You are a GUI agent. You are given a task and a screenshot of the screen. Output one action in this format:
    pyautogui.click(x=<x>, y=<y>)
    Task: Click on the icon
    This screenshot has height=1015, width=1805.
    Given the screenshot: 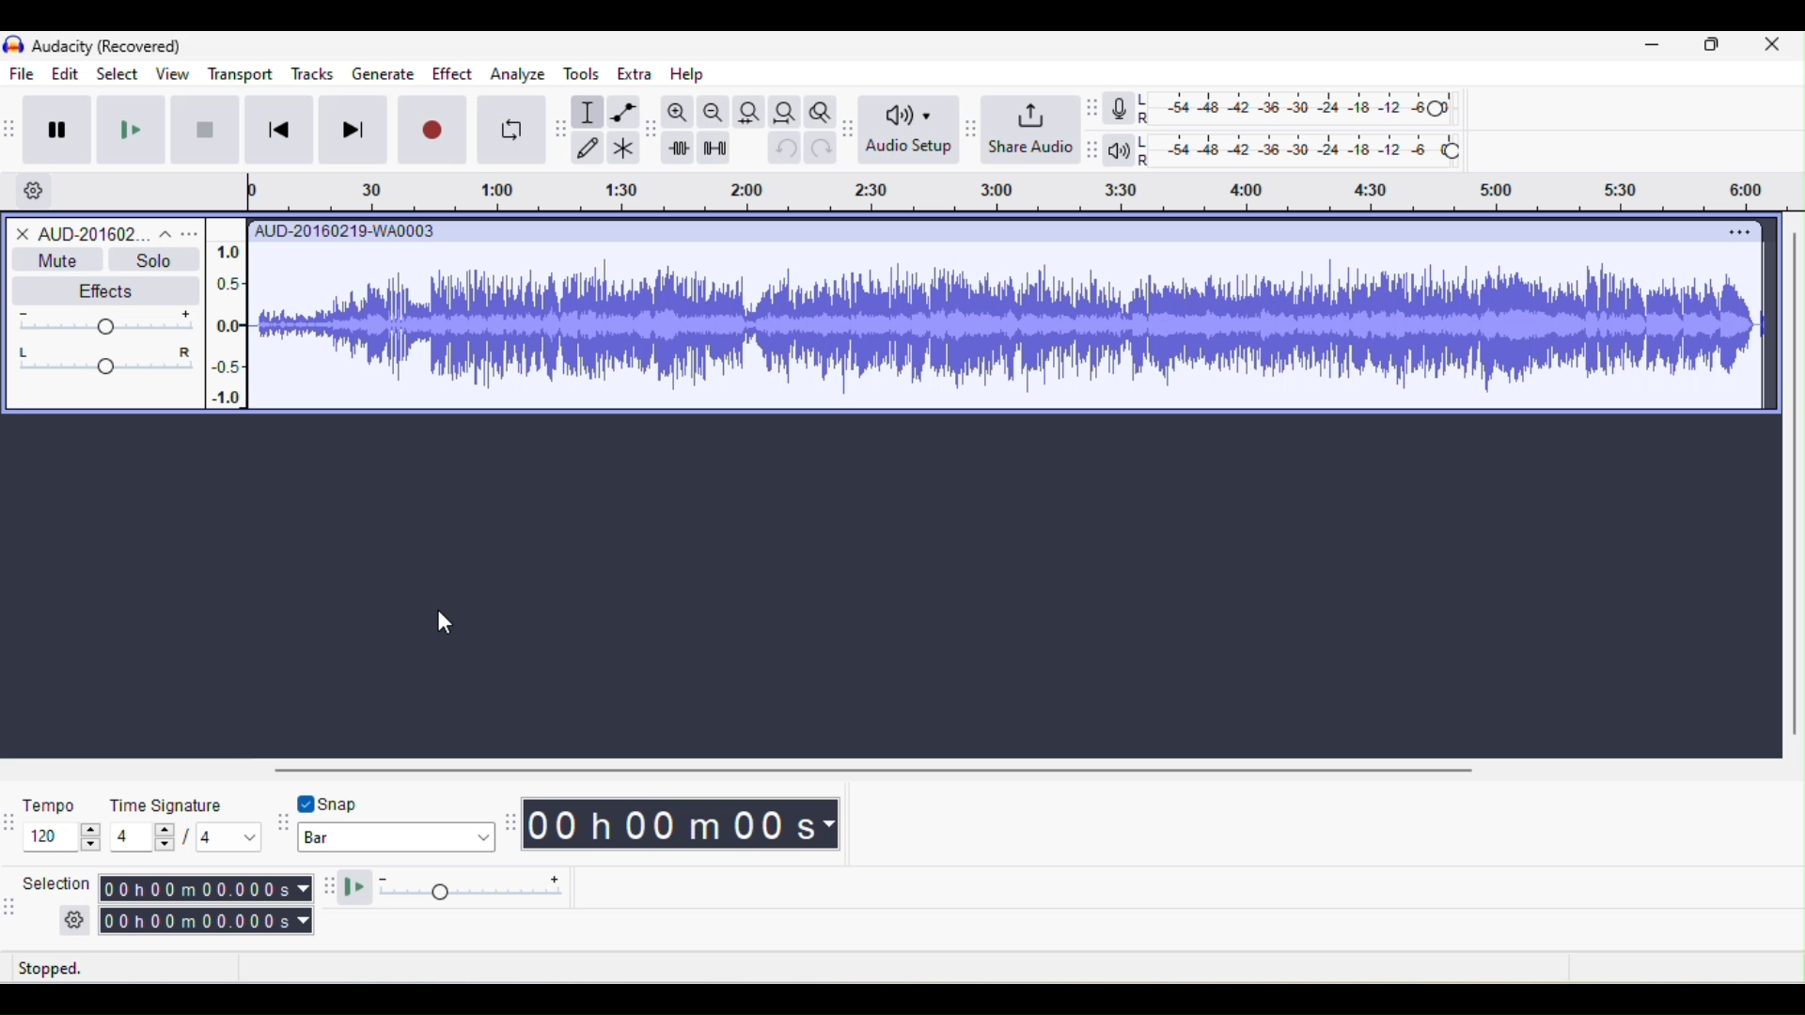 What is the action you would take?
    pyautogui.click(x=12, y=46)
    